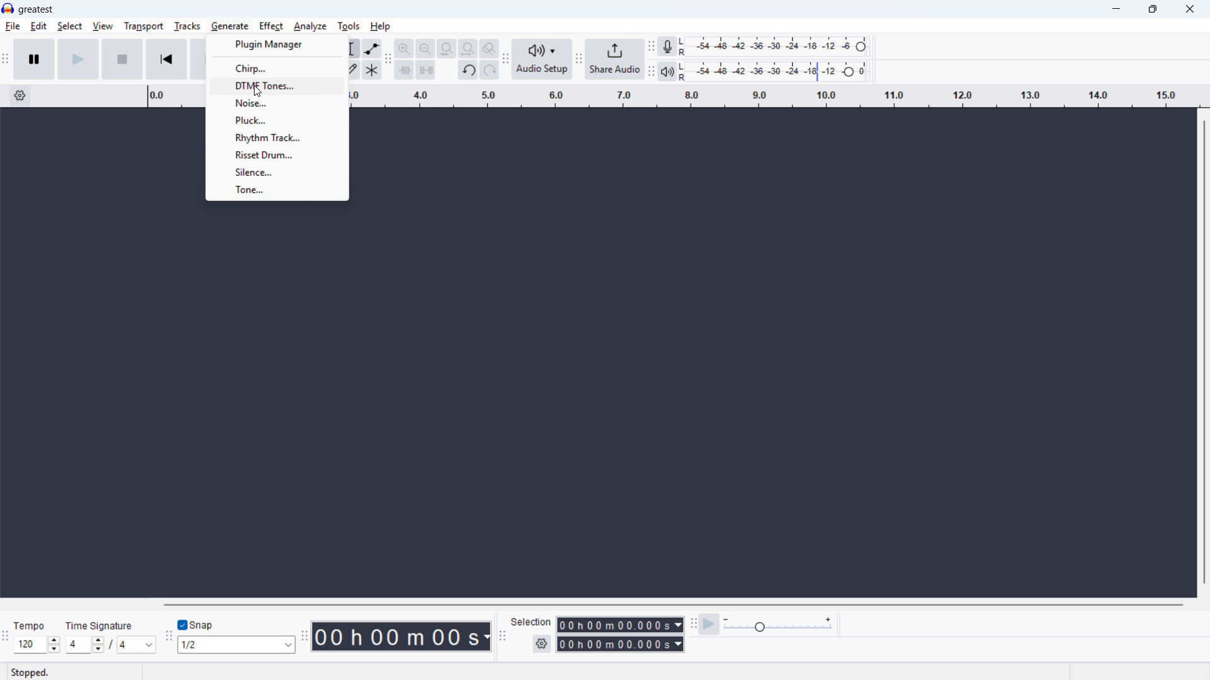 This screenshot has width=1210, height=680. Describe the element at coordinates (1151, 9) in the screenshot. I see `maximise ` at that location.